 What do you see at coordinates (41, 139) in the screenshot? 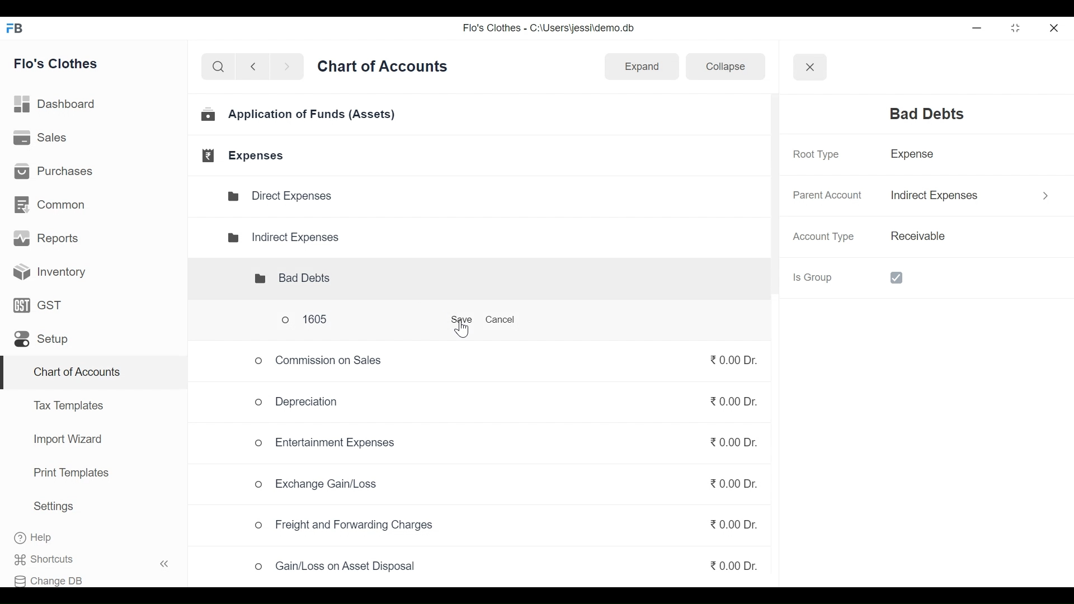
I see `Sales` at bounding box center [41, 139].